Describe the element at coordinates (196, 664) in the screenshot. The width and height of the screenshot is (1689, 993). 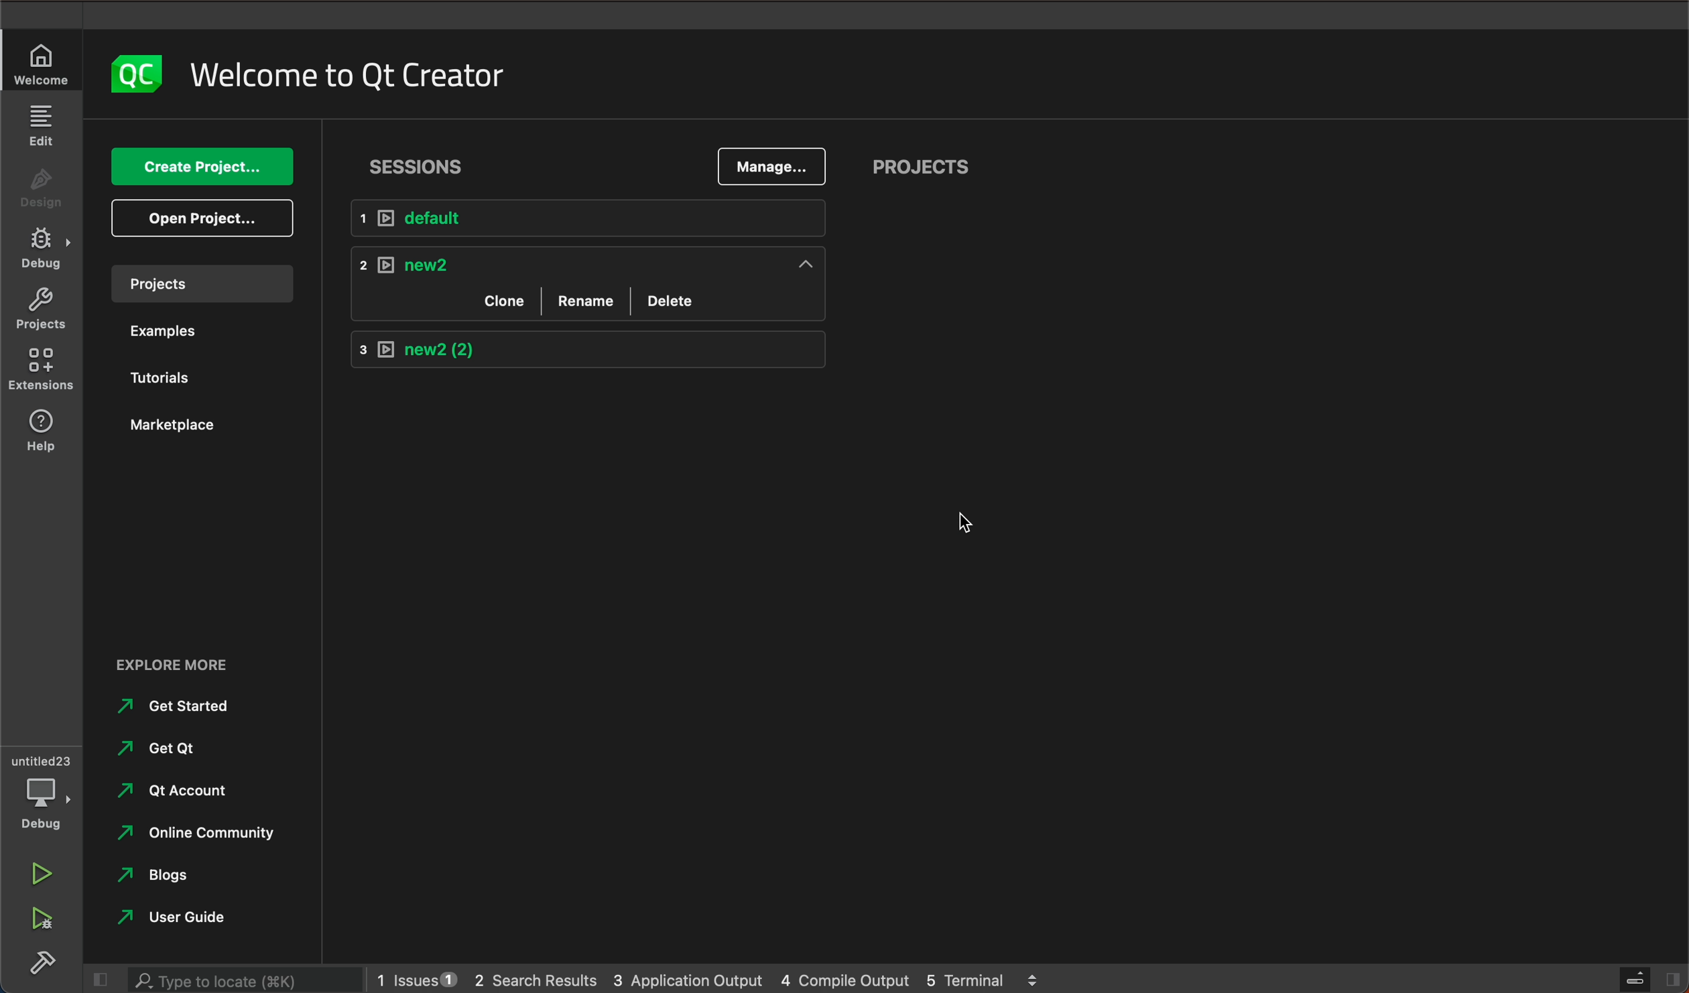
I see `explore more` at that location.